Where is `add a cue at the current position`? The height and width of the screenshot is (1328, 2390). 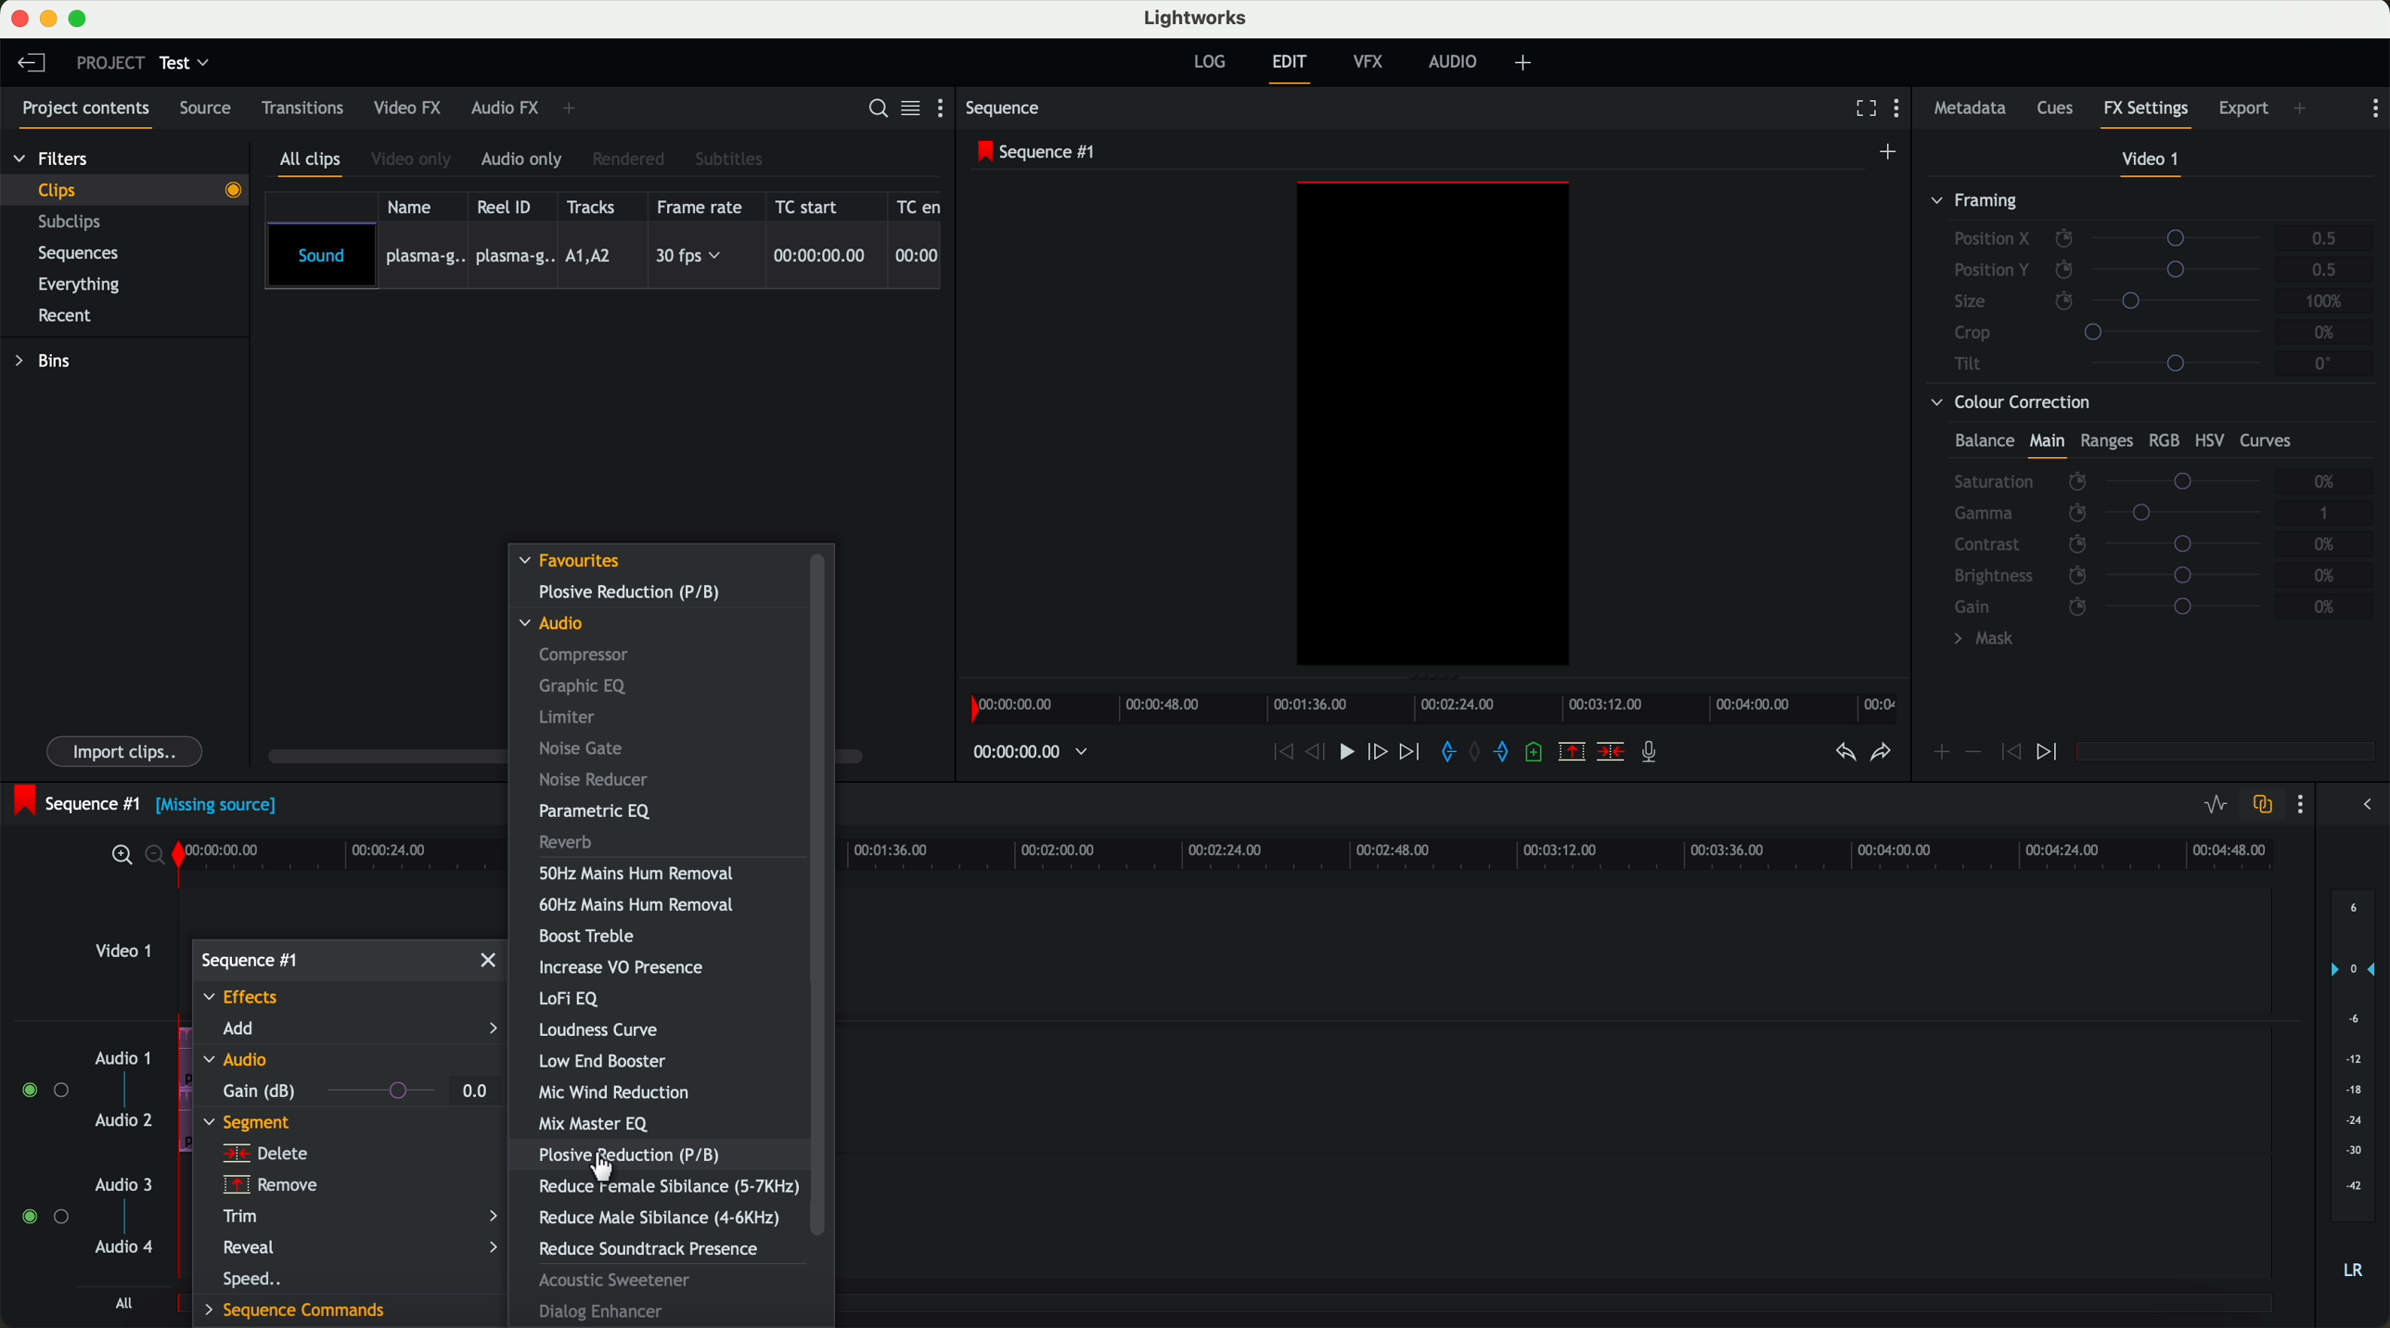 add a cue at the current position is located at coordinates (1540, 756).